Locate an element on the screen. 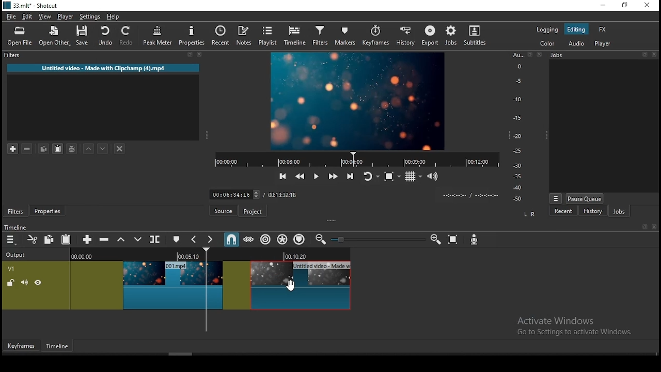 This screenshot has width=661, height=372. copy selected filter is located at coordinates (43, 148).